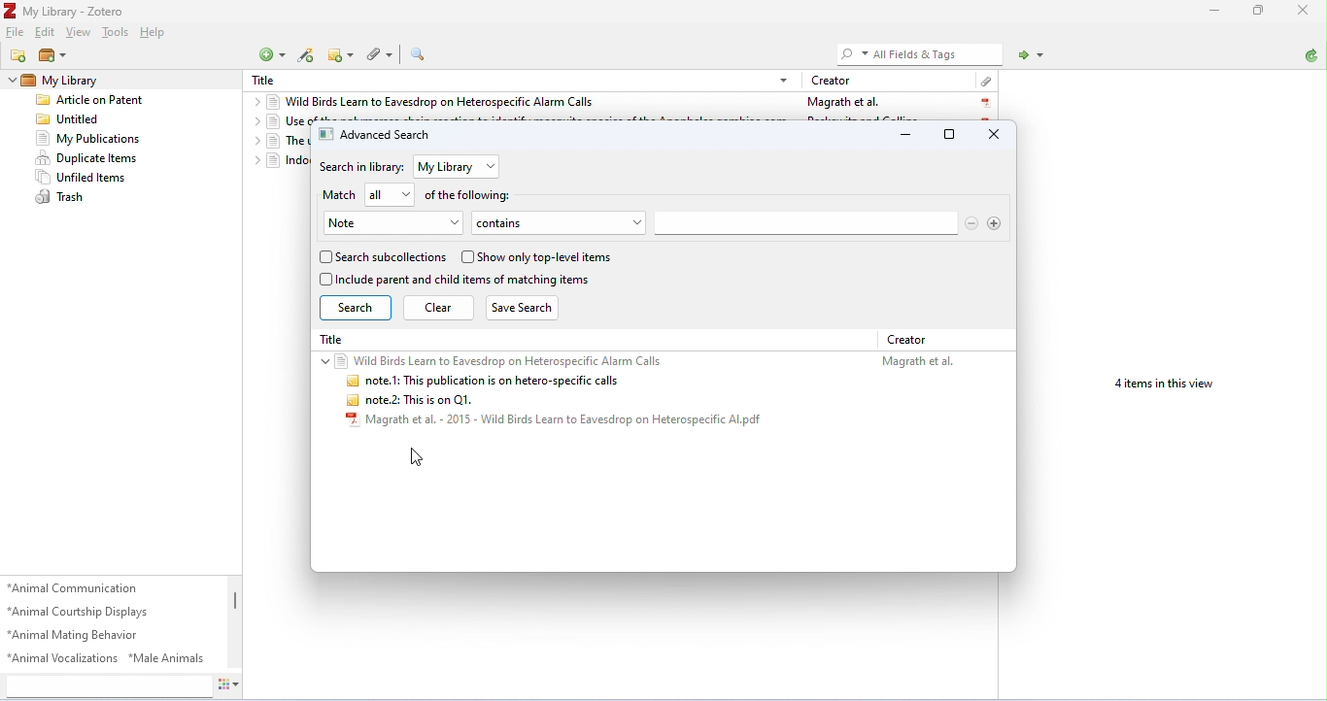 The width and height of the screenshot is (1327, 701). What do you see at coordinates (255, 101) in the screenshot?
I see `drop-down` at bounding box center [255, 101].